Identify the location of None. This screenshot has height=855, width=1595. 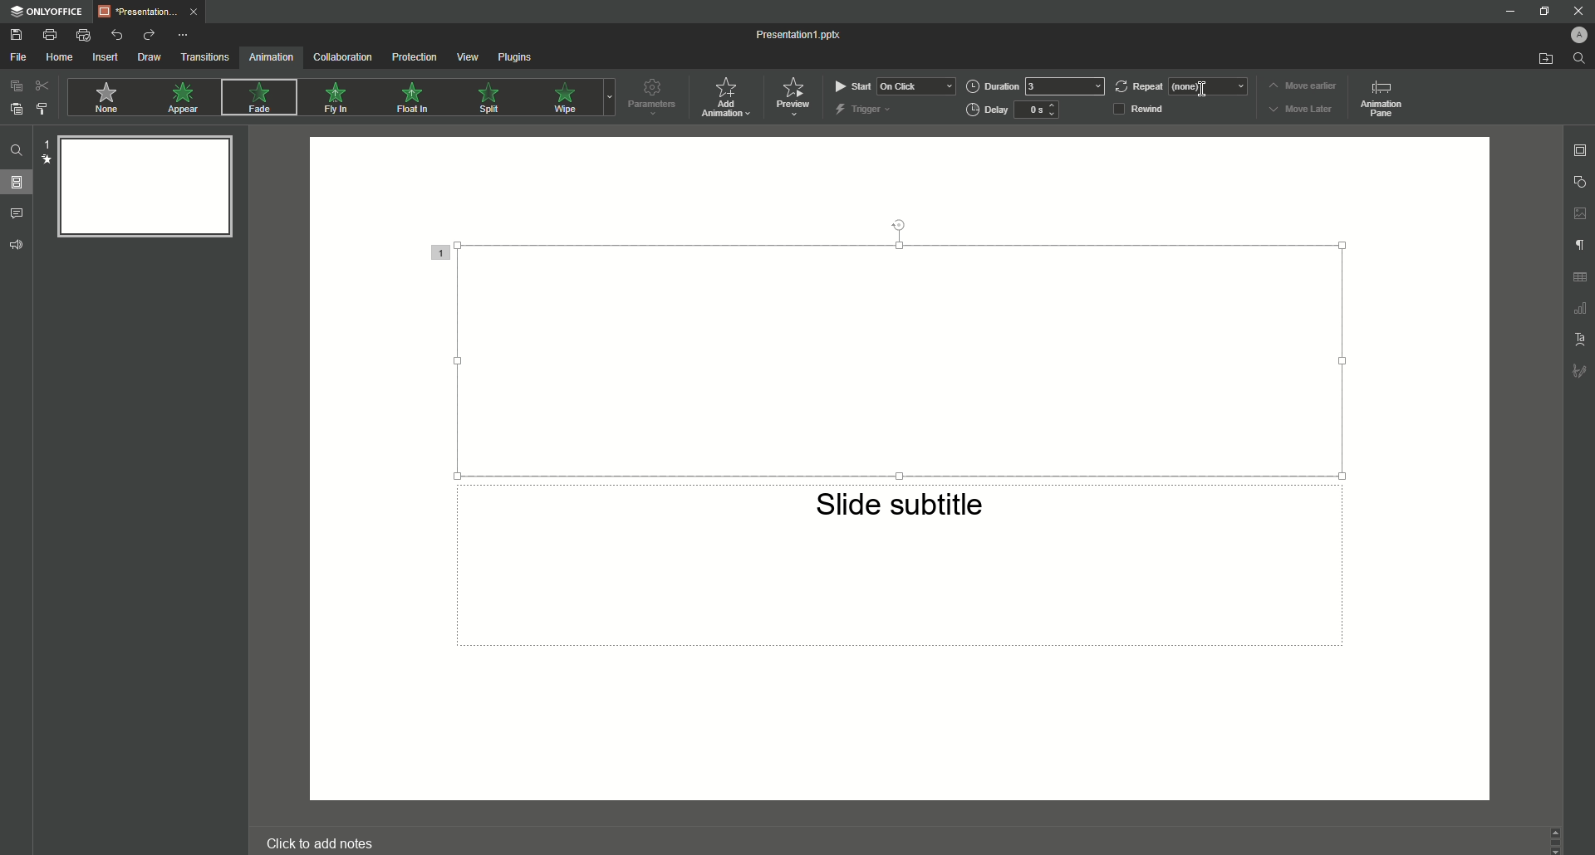
(106, 100).